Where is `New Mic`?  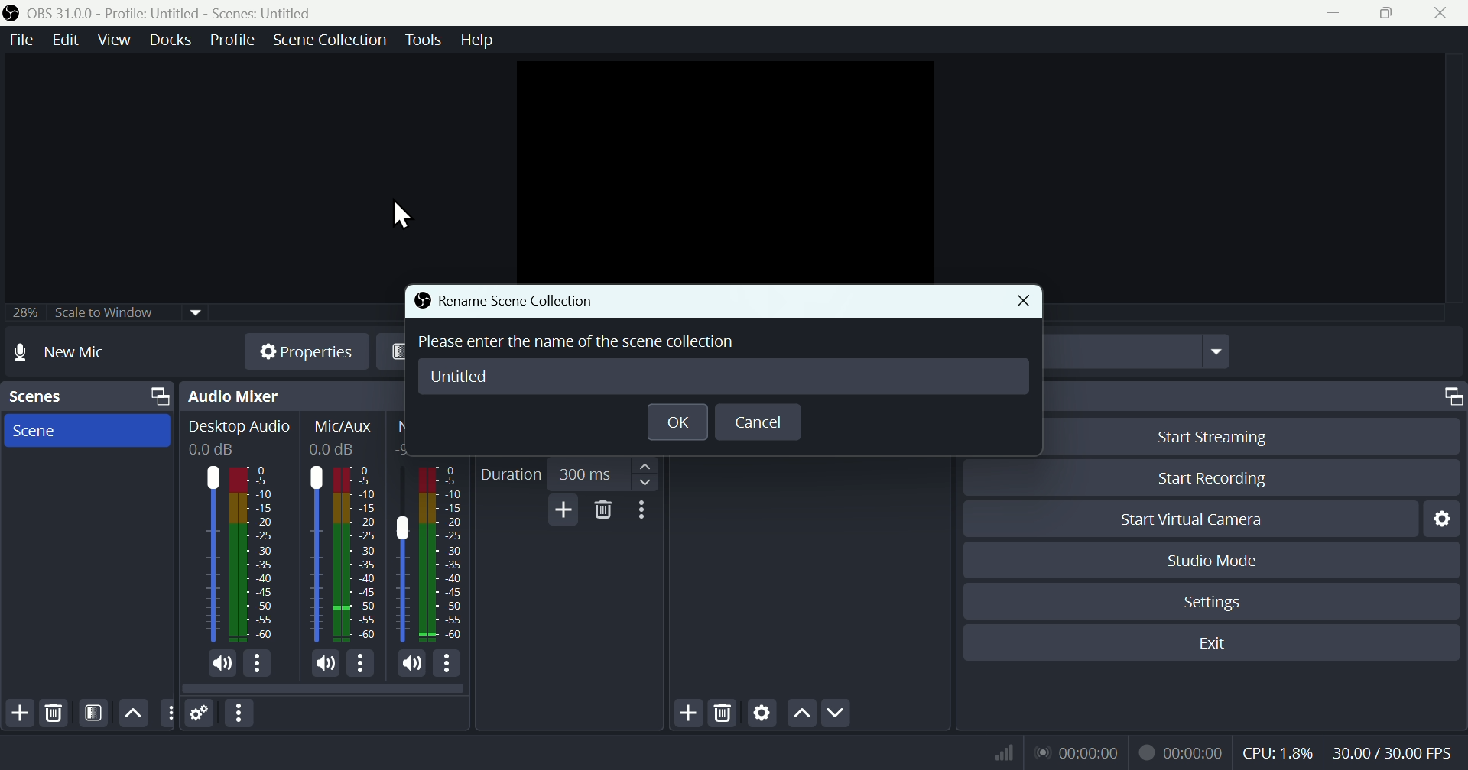
New Mic is located at coordinates (443, 555).